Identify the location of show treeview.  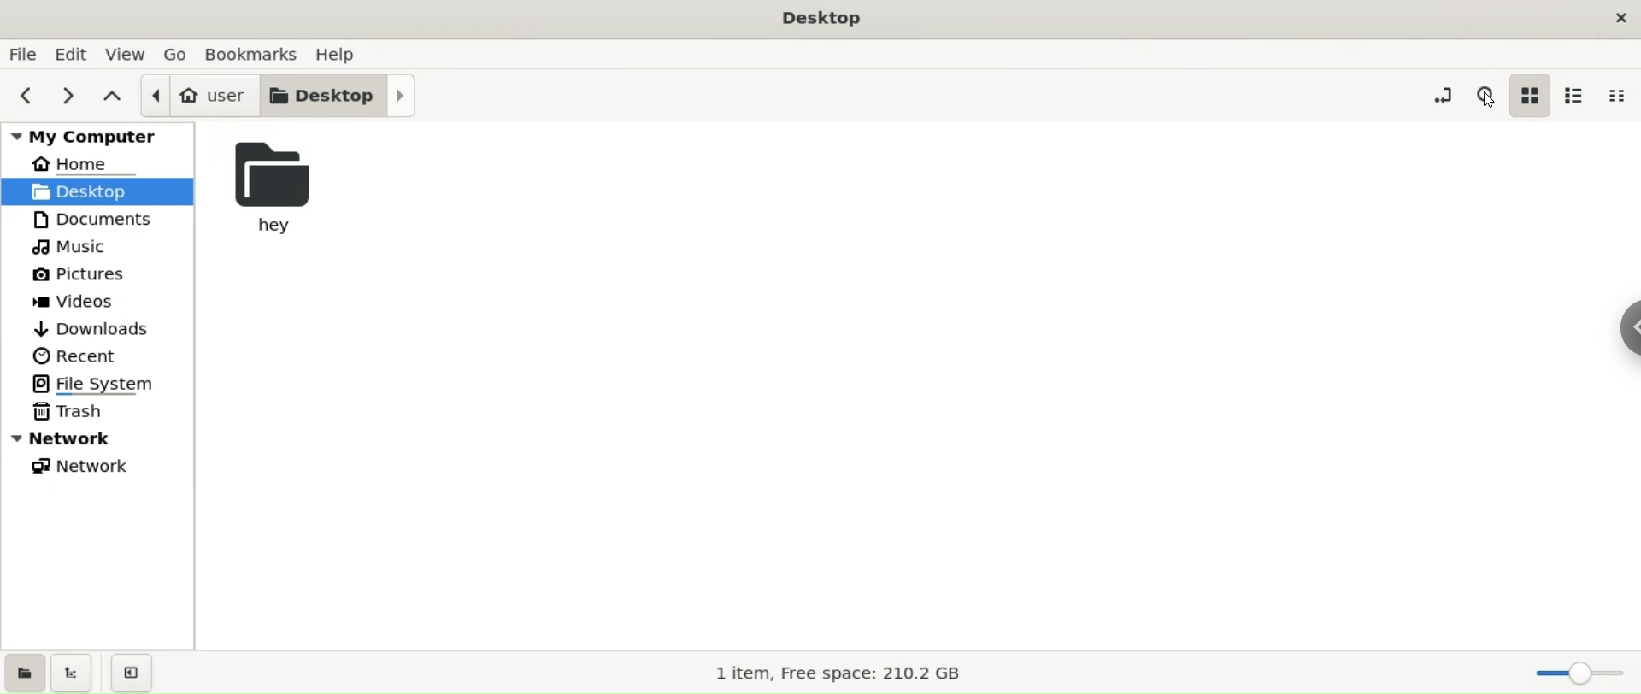
(74, 672).